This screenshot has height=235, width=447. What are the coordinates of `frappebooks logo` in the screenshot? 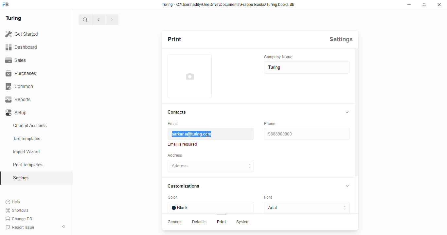 It's located at (9, 5).